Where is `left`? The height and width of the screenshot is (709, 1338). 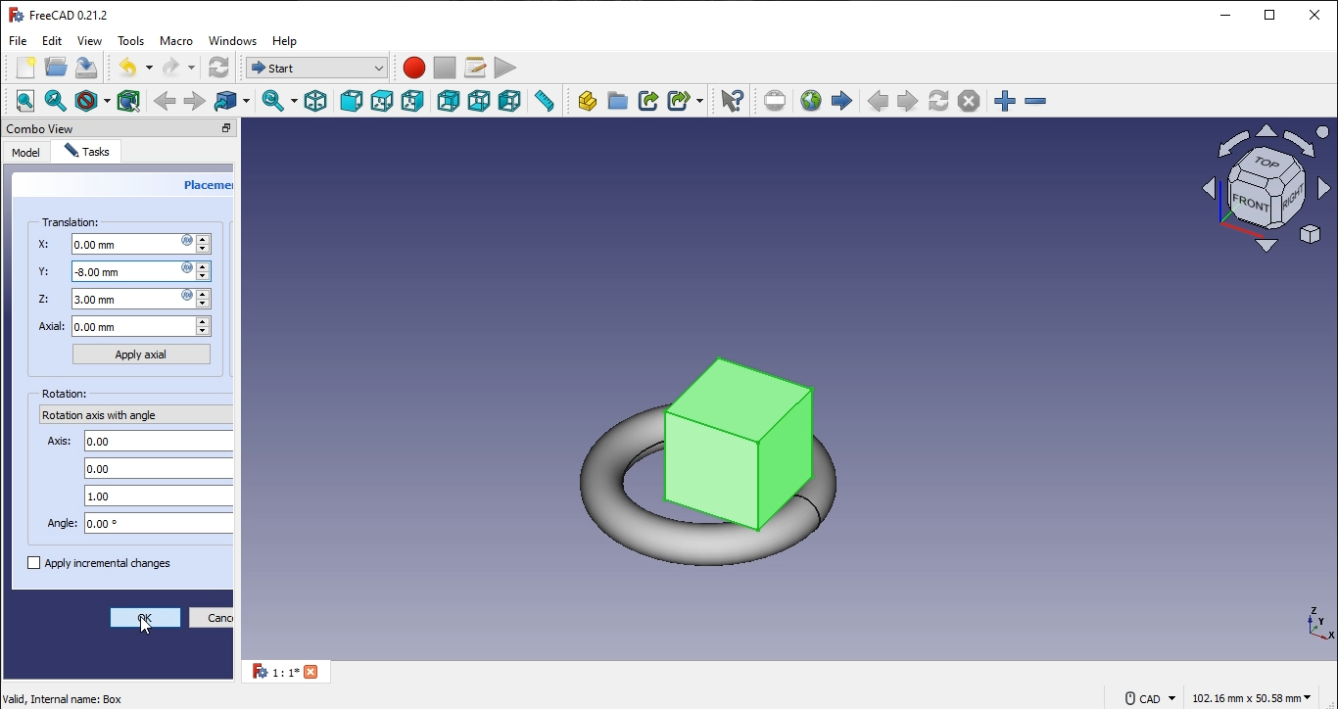
left is located at coordinates (510, 101).